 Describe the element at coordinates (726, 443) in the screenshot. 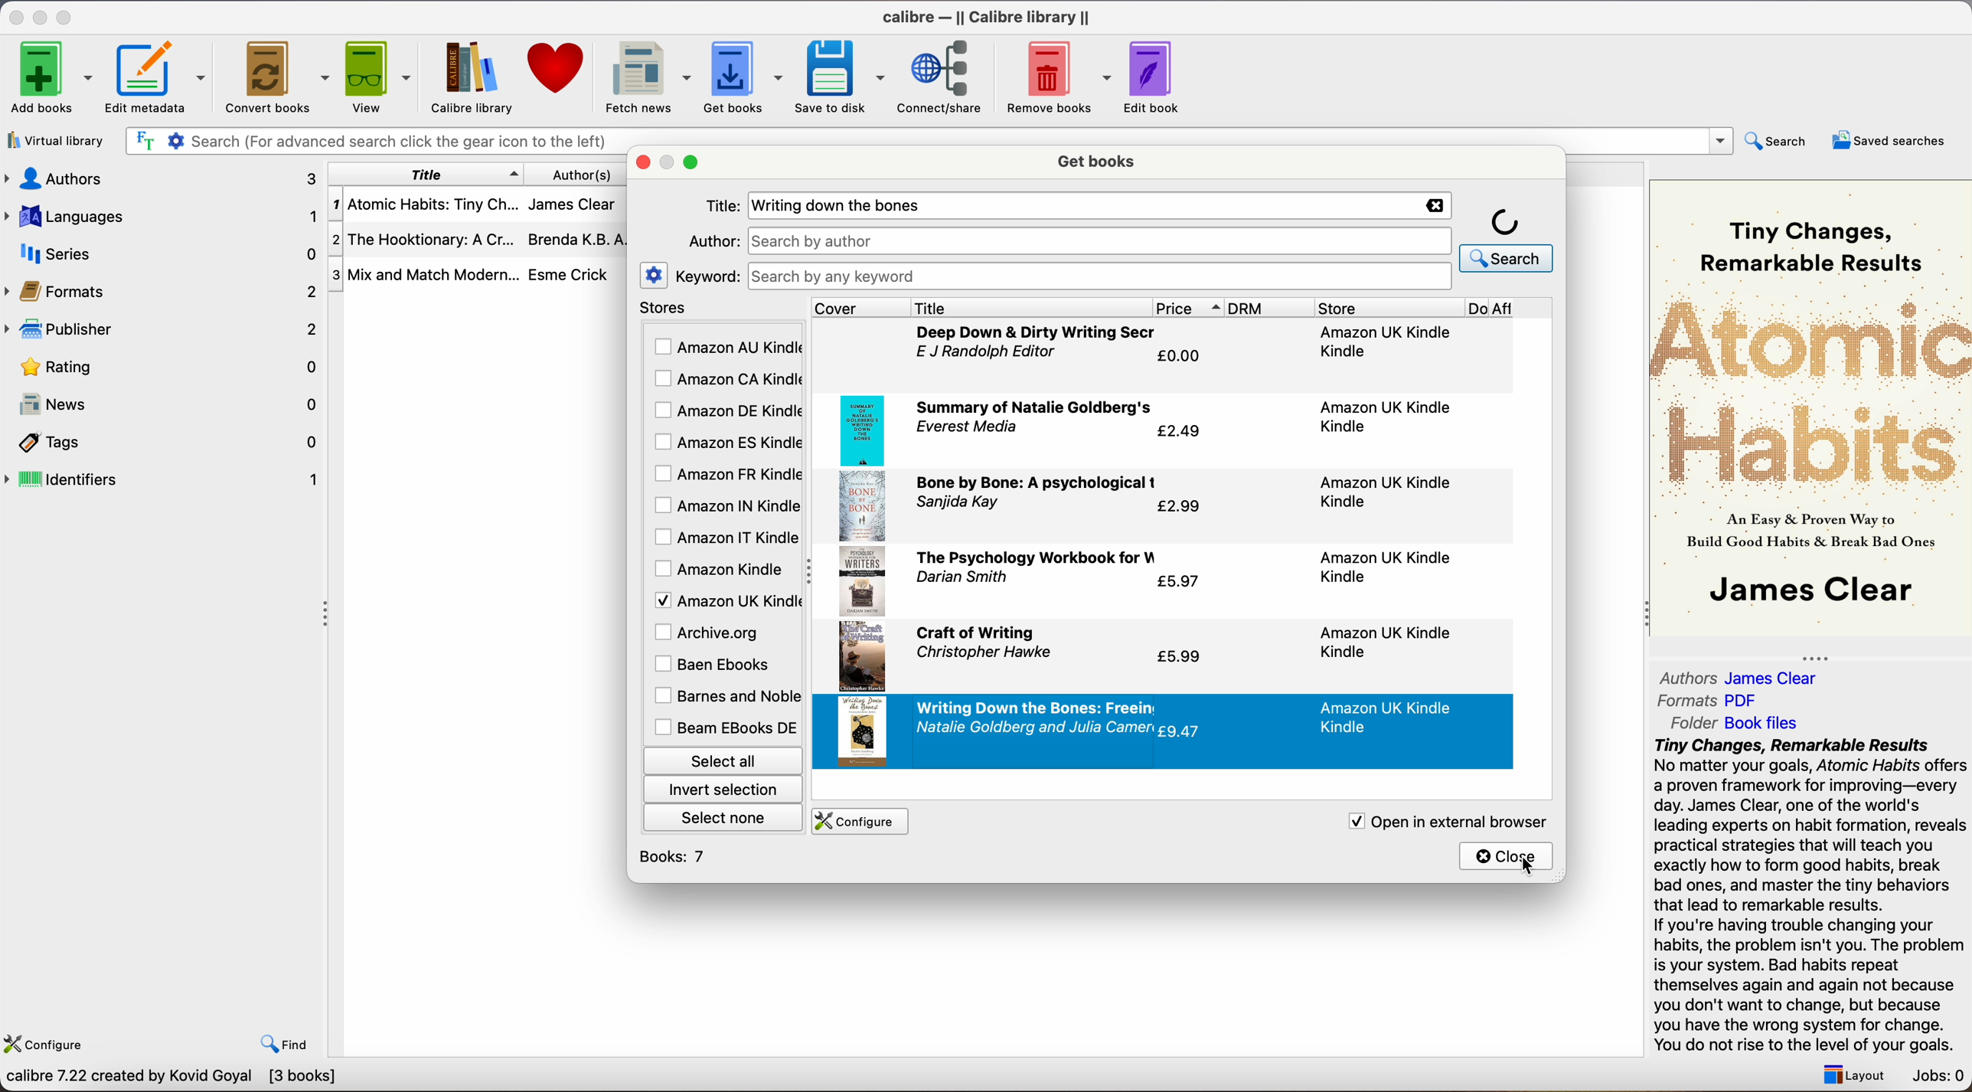

I see `Amazon ES Kindle` at that location.